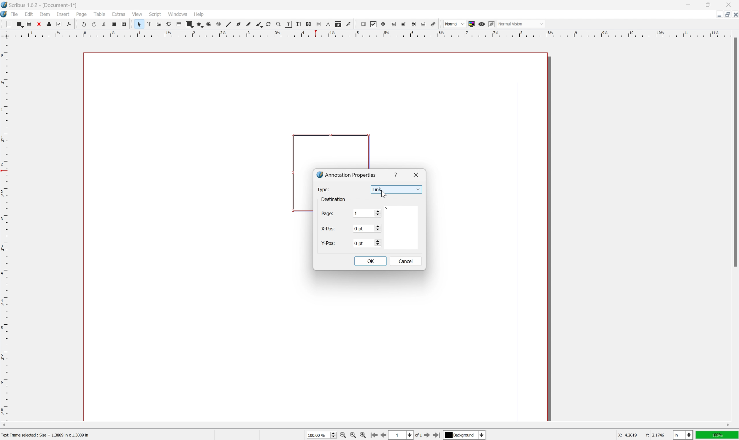  What do you see at coordinates (200, 15) in the screenshot?
I see `Help` at bounding box center [200, 15].